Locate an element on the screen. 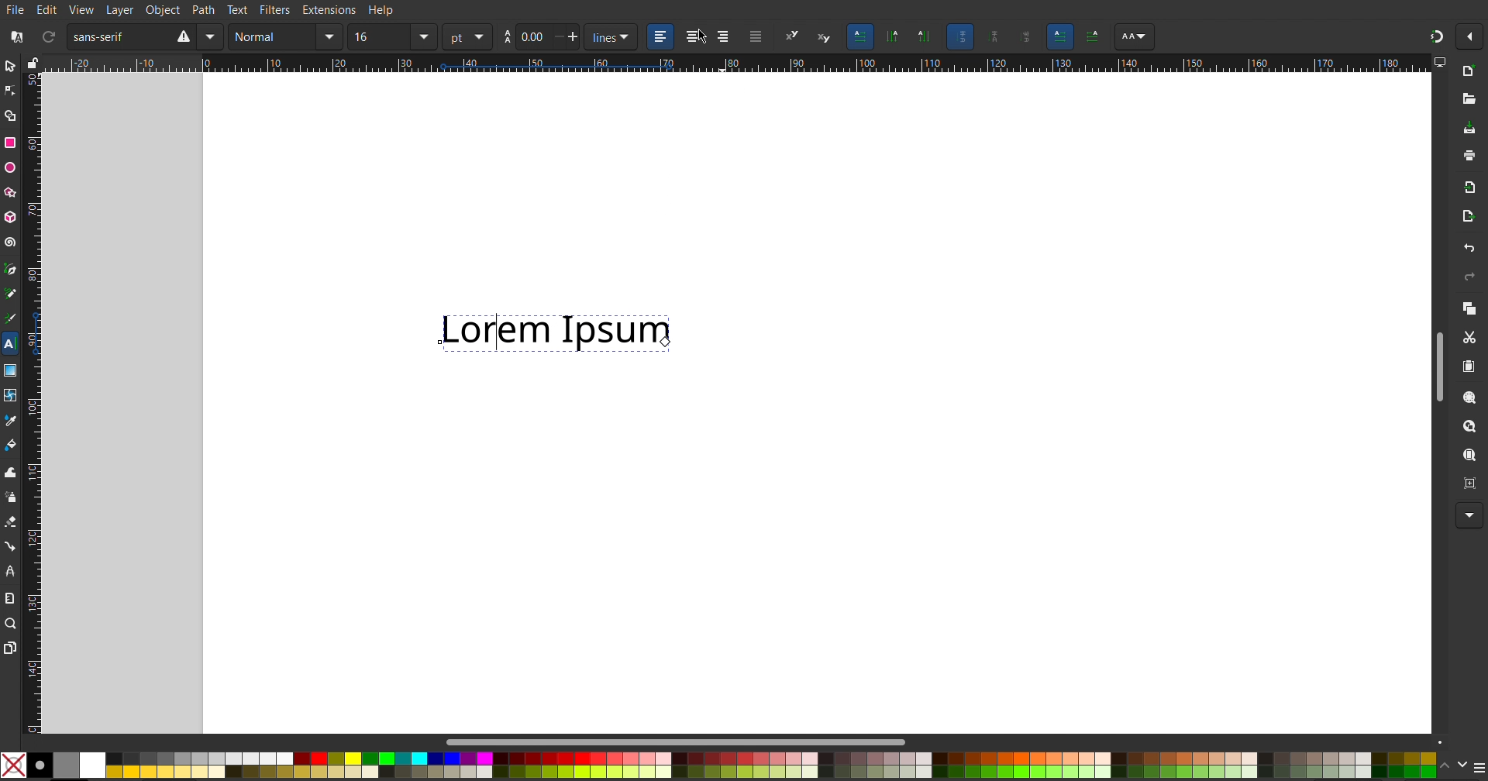 This screenshot has width=1488, height=781. Open Export is located at coordinates (1469, 216).